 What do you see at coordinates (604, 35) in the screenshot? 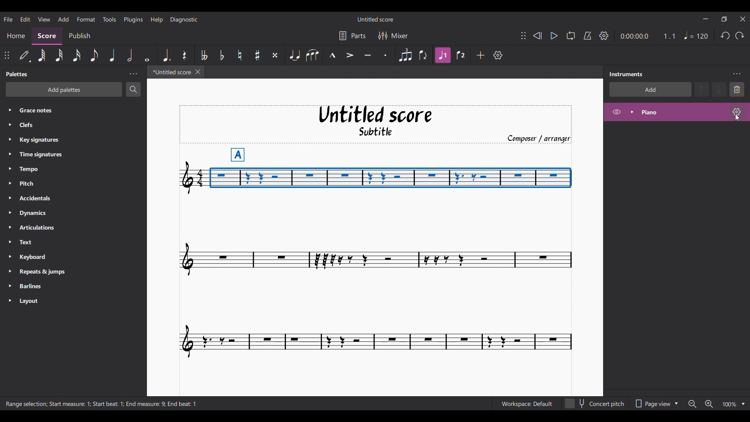
I see `Playback settings` at bounding box center [604, 35].